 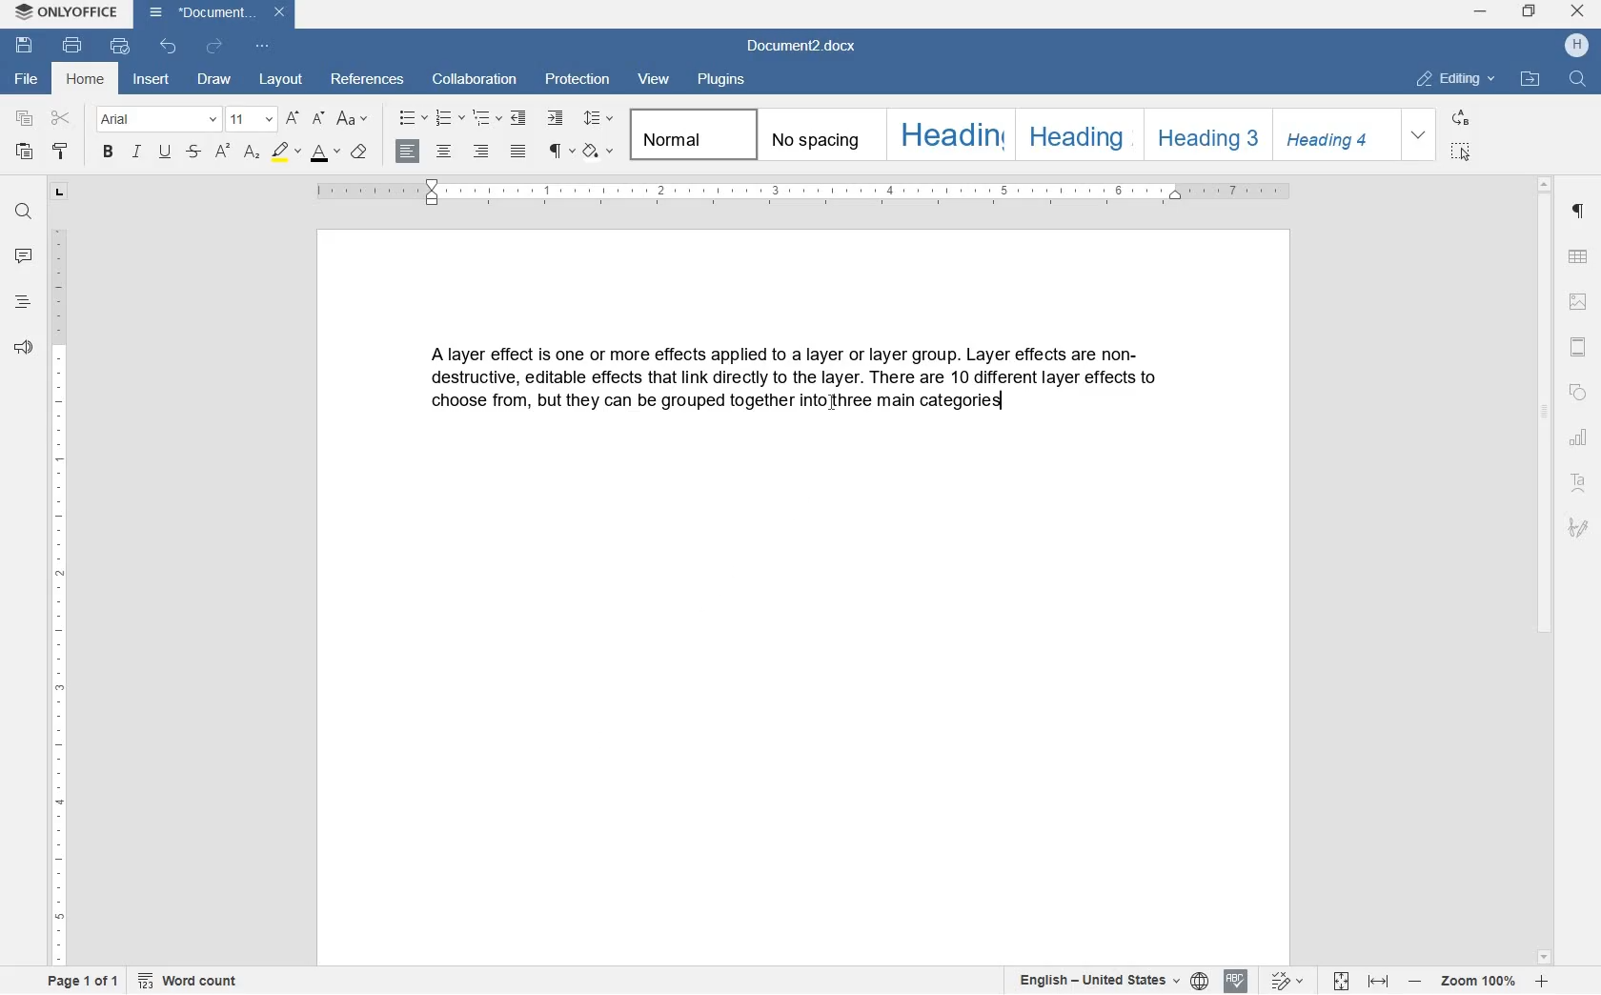 What do you see at coordinates (353, 120) in the screenshot?
I see `change case` at bounding box center [353, 120].